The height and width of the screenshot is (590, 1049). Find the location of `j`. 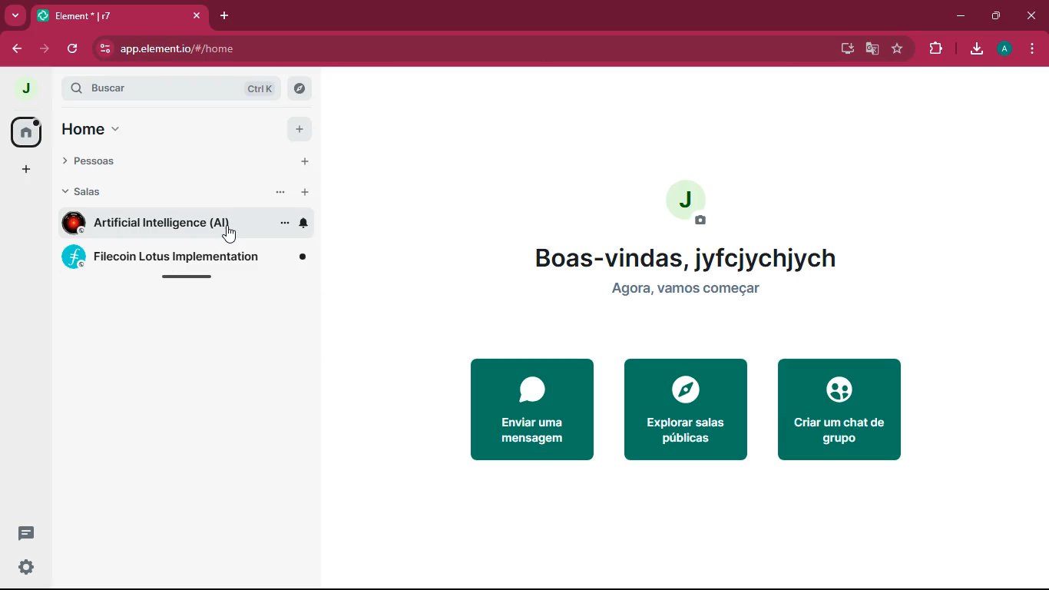

j is located at coordinates (691, 204).